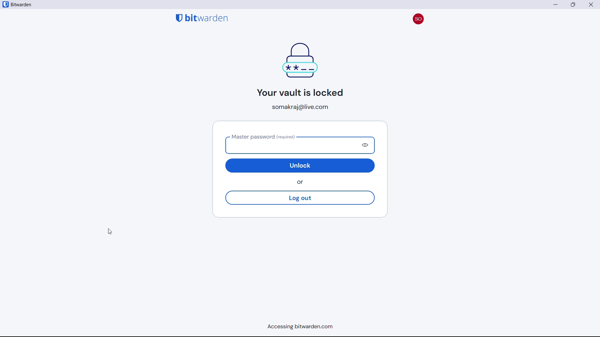 The width and height of the screenshot is (600, 337). What do you see at coordinates (5, 4) in the screenshot?
I see `logo` at bounding box center [5, 4].